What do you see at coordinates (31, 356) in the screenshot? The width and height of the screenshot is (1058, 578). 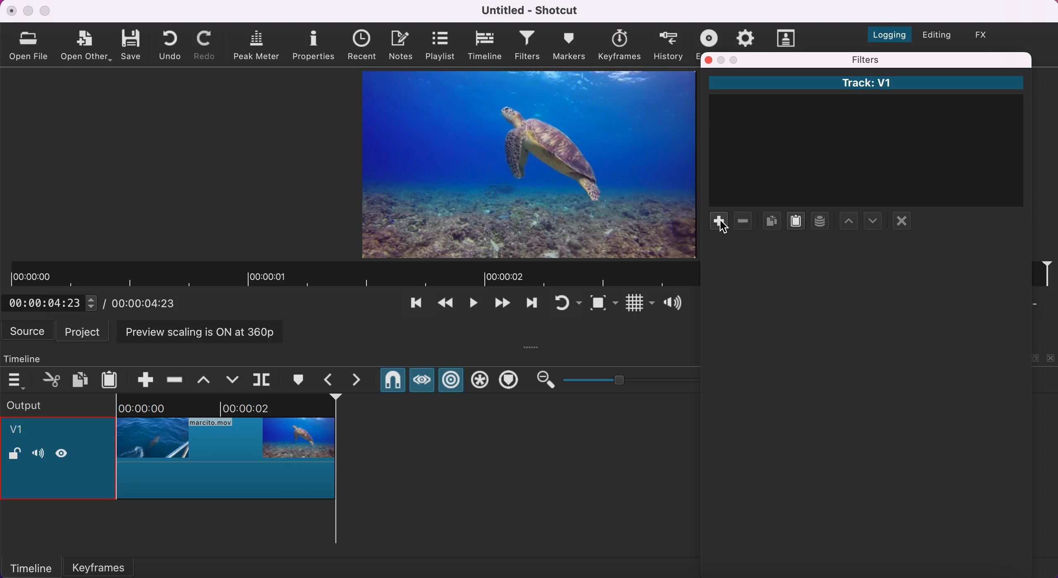 I see `timeline` at bounding box center [31, 356].